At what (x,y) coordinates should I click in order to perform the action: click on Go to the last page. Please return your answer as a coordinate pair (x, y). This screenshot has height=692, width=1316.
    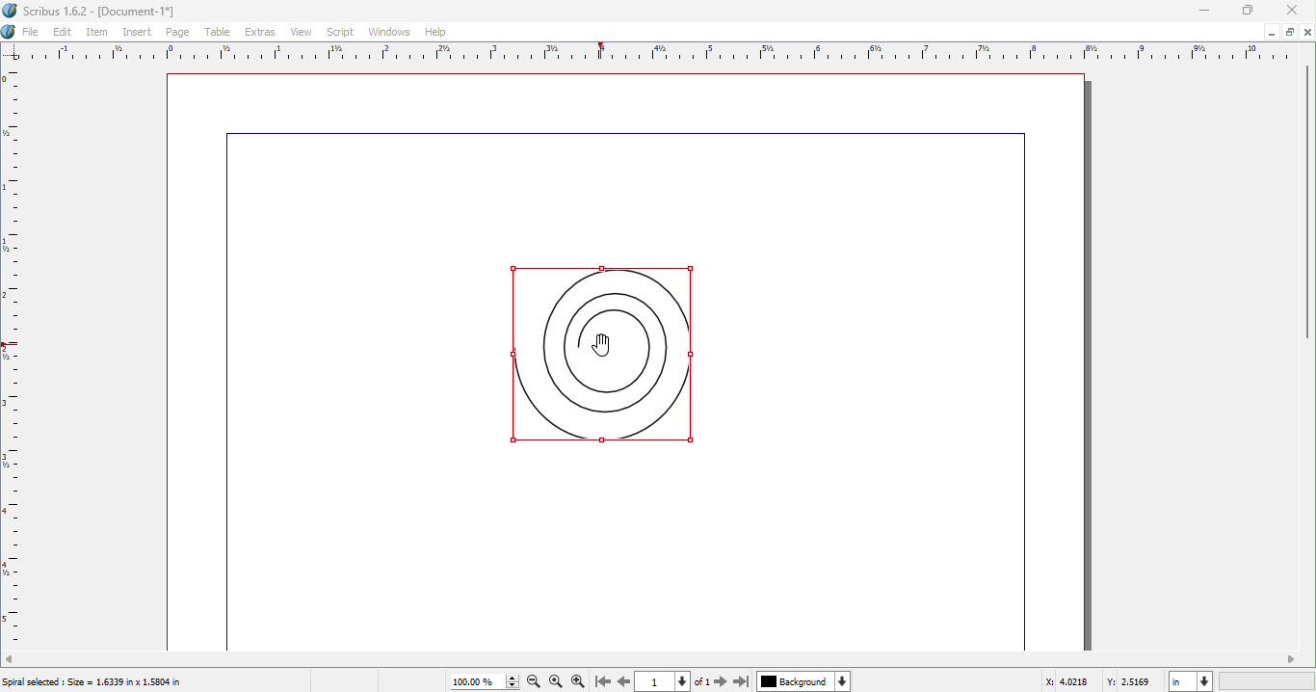
    Looking at the image, I should click on (741, 681).